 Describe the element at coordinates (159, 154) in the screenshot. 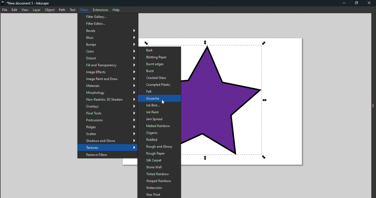

I see `Rough paper` at that location.